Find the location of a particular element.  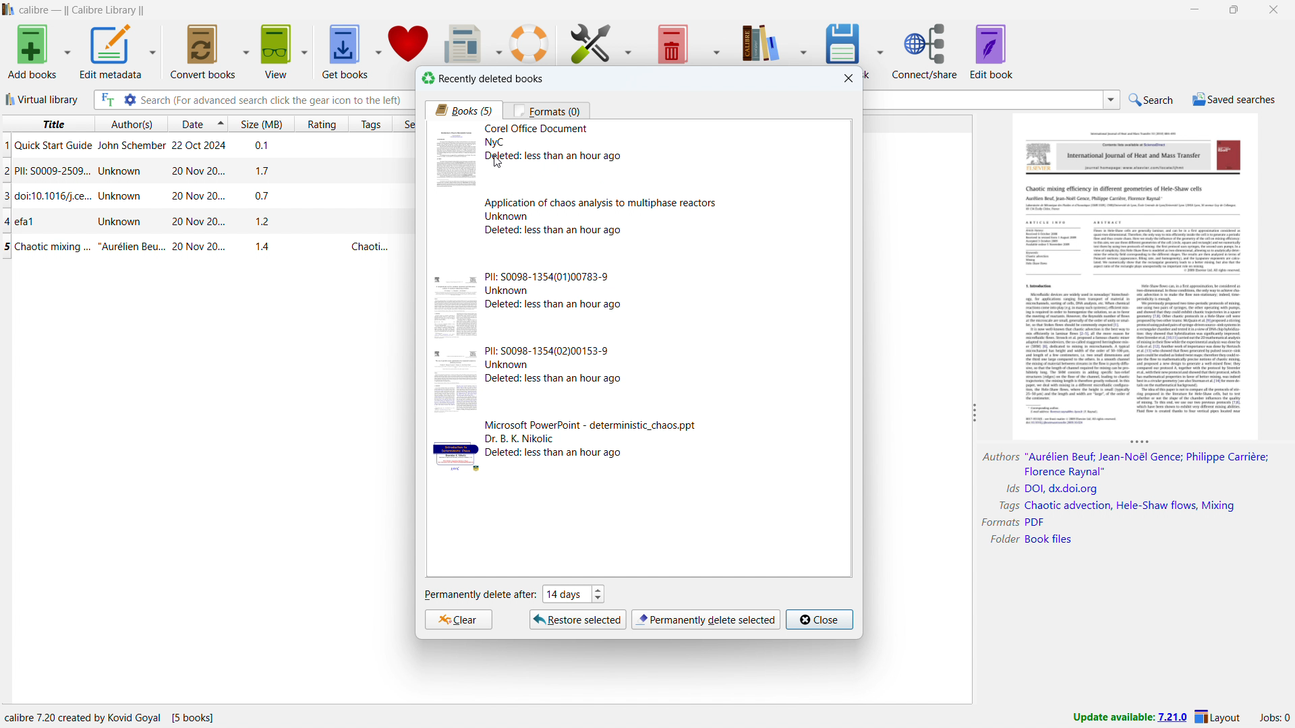

single book entry is located at coordinates (202, 196).